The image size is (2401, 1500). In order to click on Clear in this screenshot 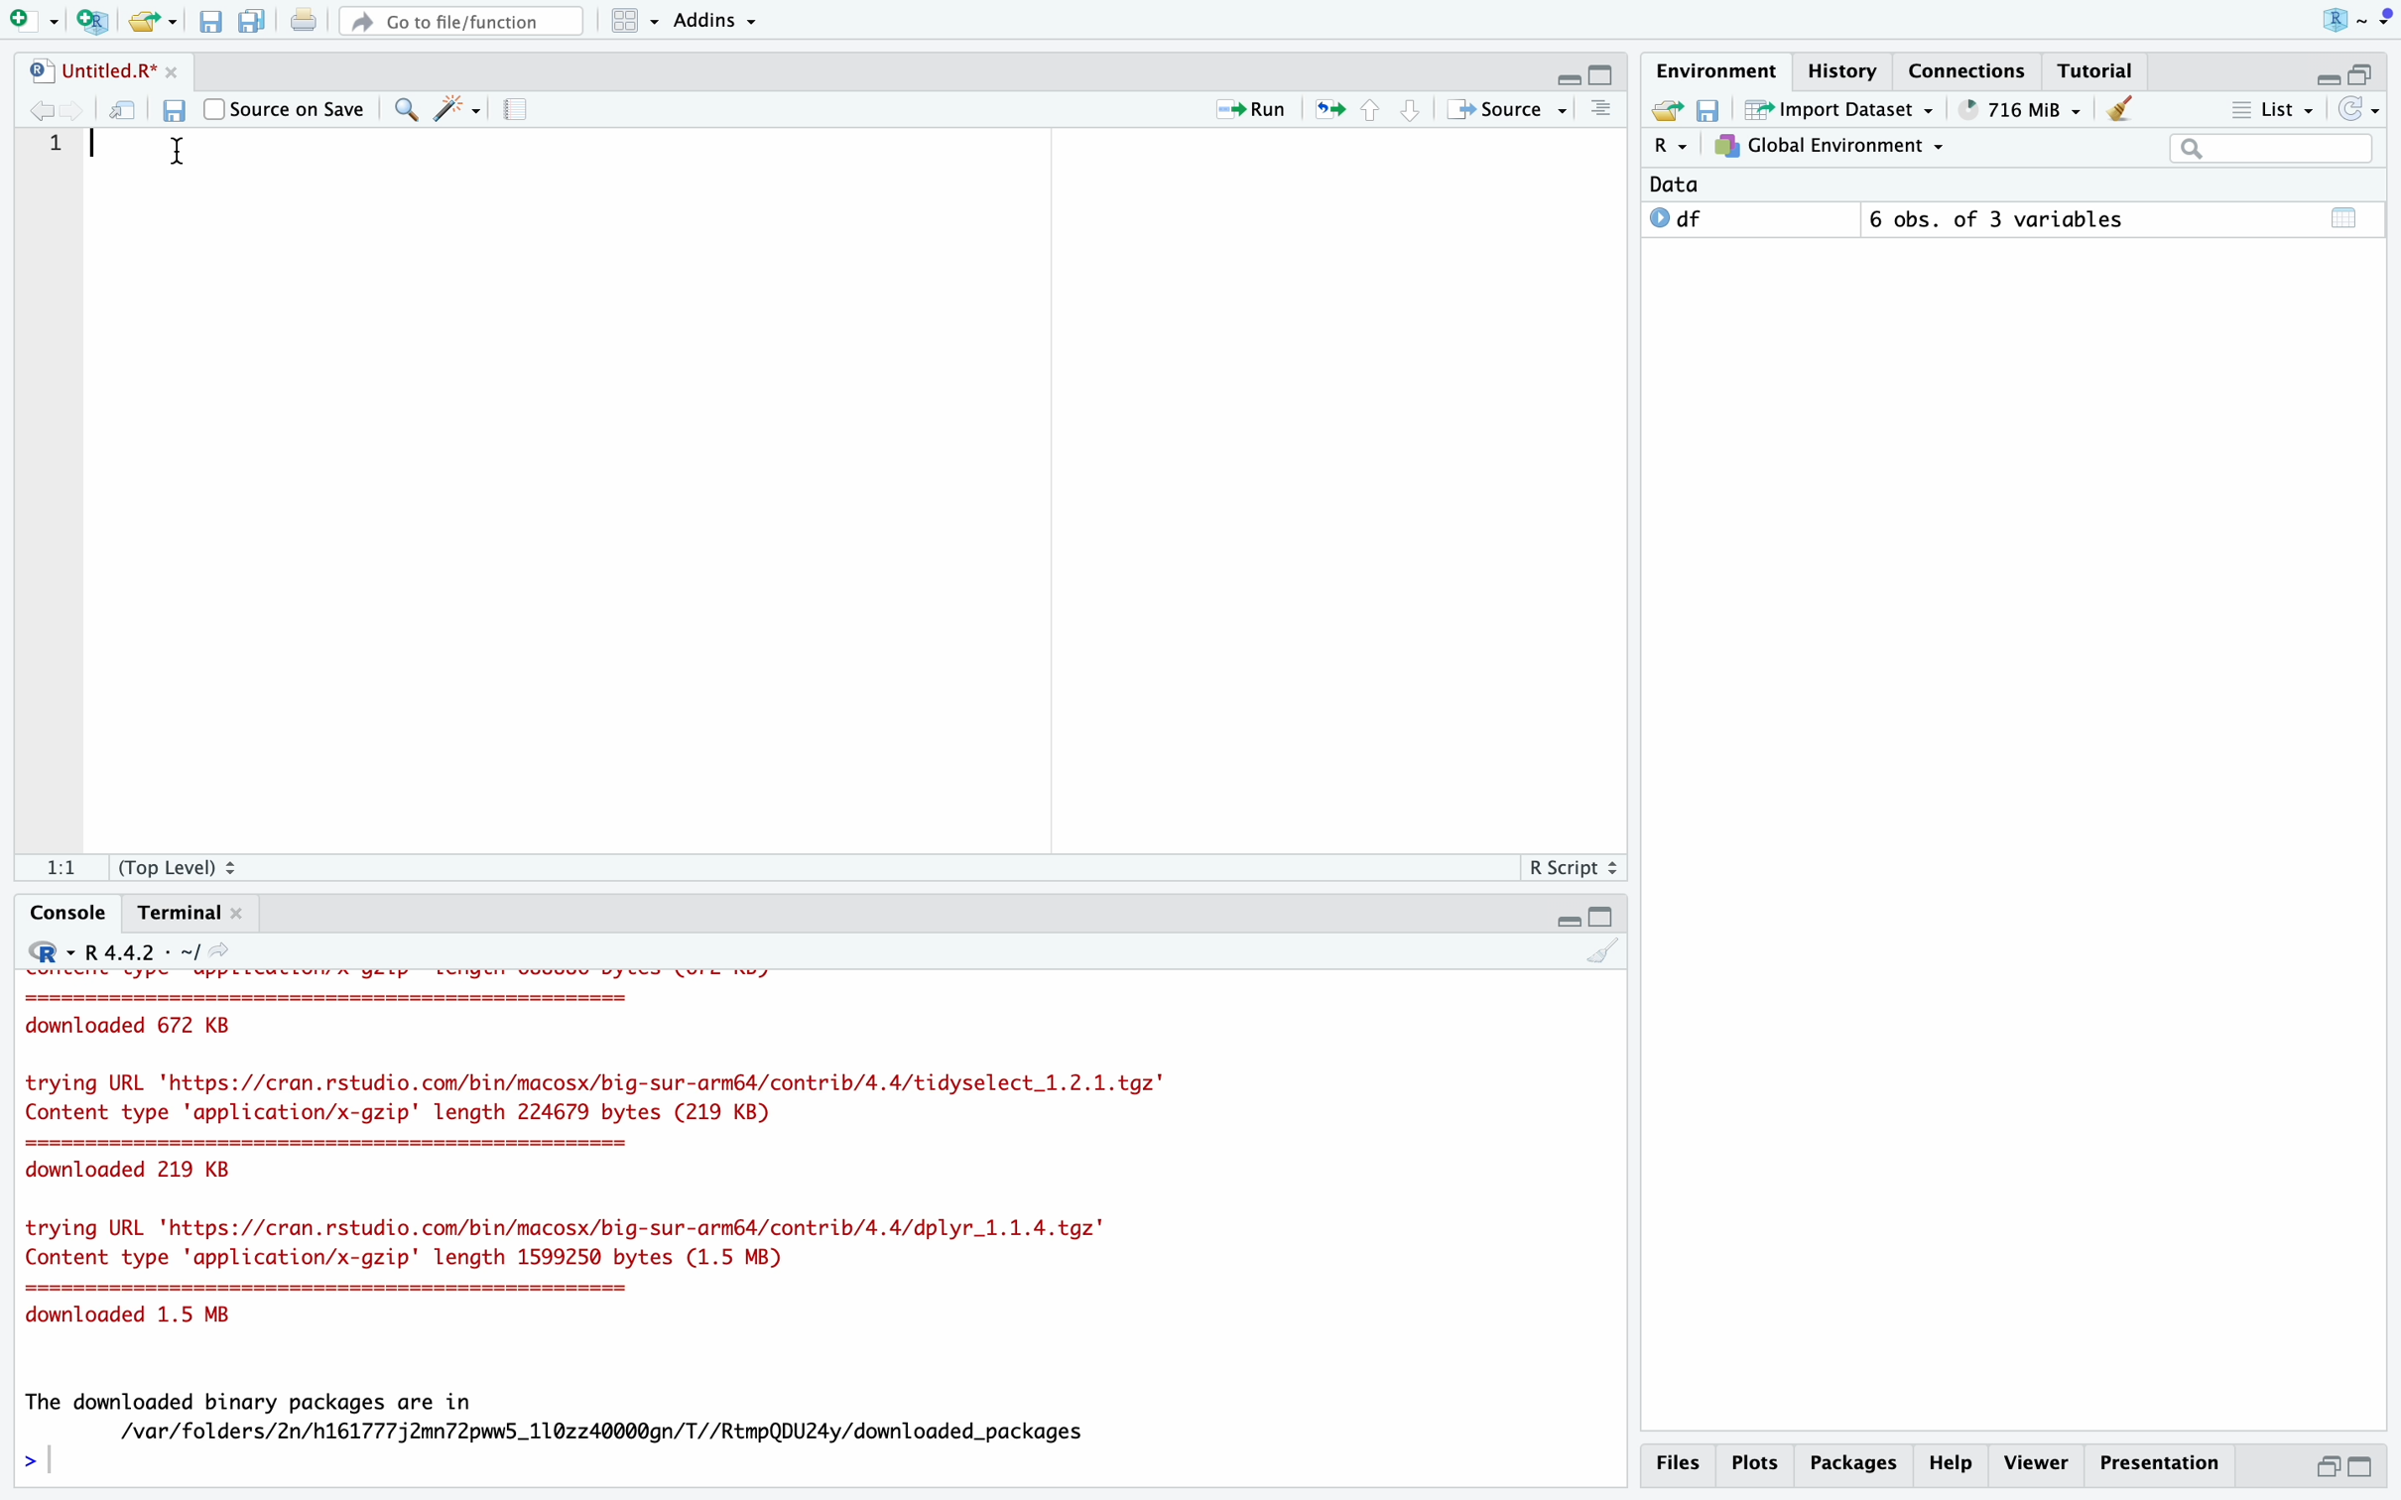, I will do `click(2123, 110)`.